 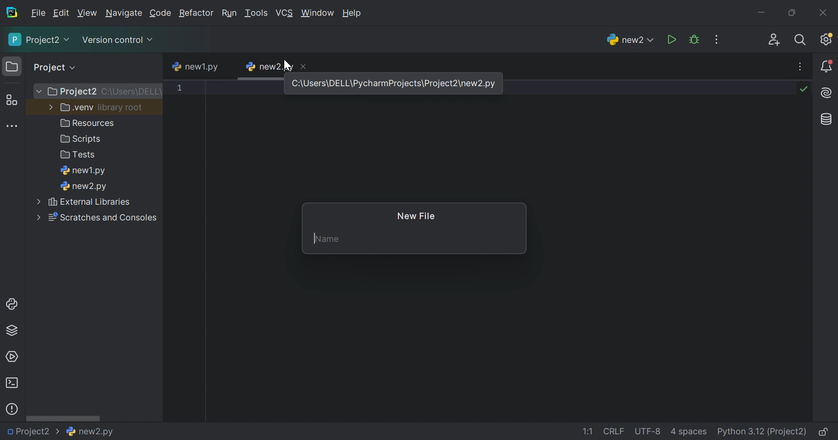 I want to click on Minimize, so click(x=761, y=13).